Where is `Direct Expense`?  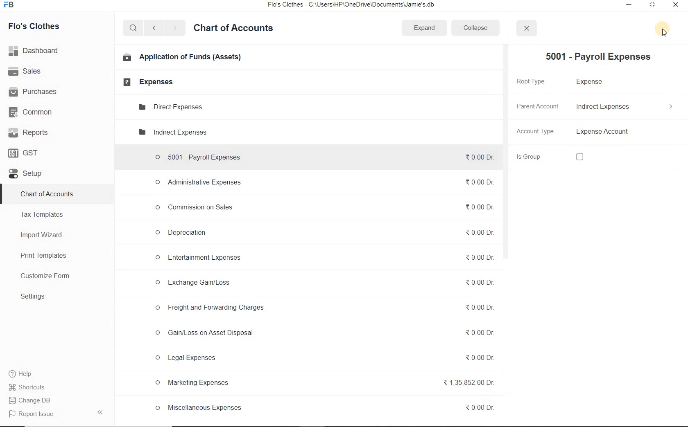
Direct Expense is located at coordinates (170, 106).